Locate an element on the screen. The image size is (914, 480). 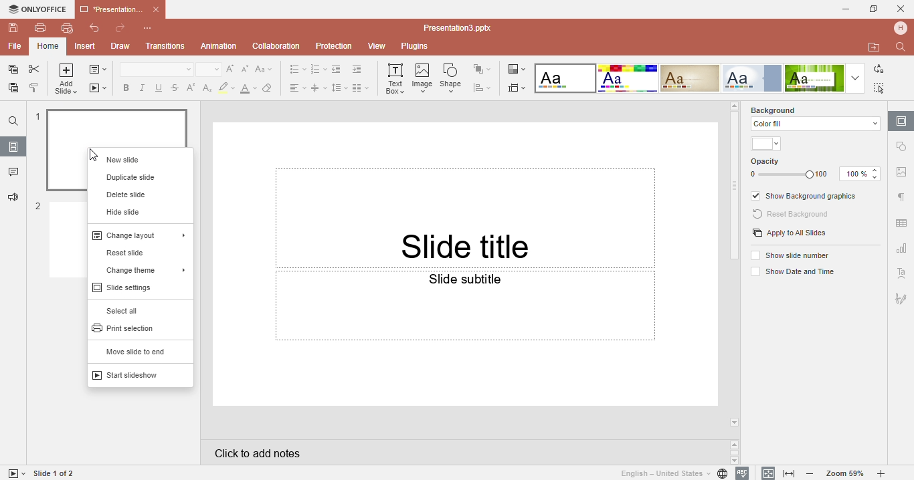
Document name is located at coordinates (119, 8).